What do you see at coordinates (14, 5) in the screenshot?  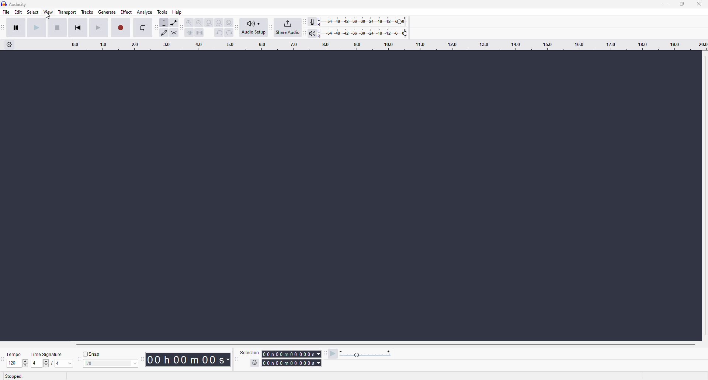 I see `audacity` at bounding box center [14, 5].